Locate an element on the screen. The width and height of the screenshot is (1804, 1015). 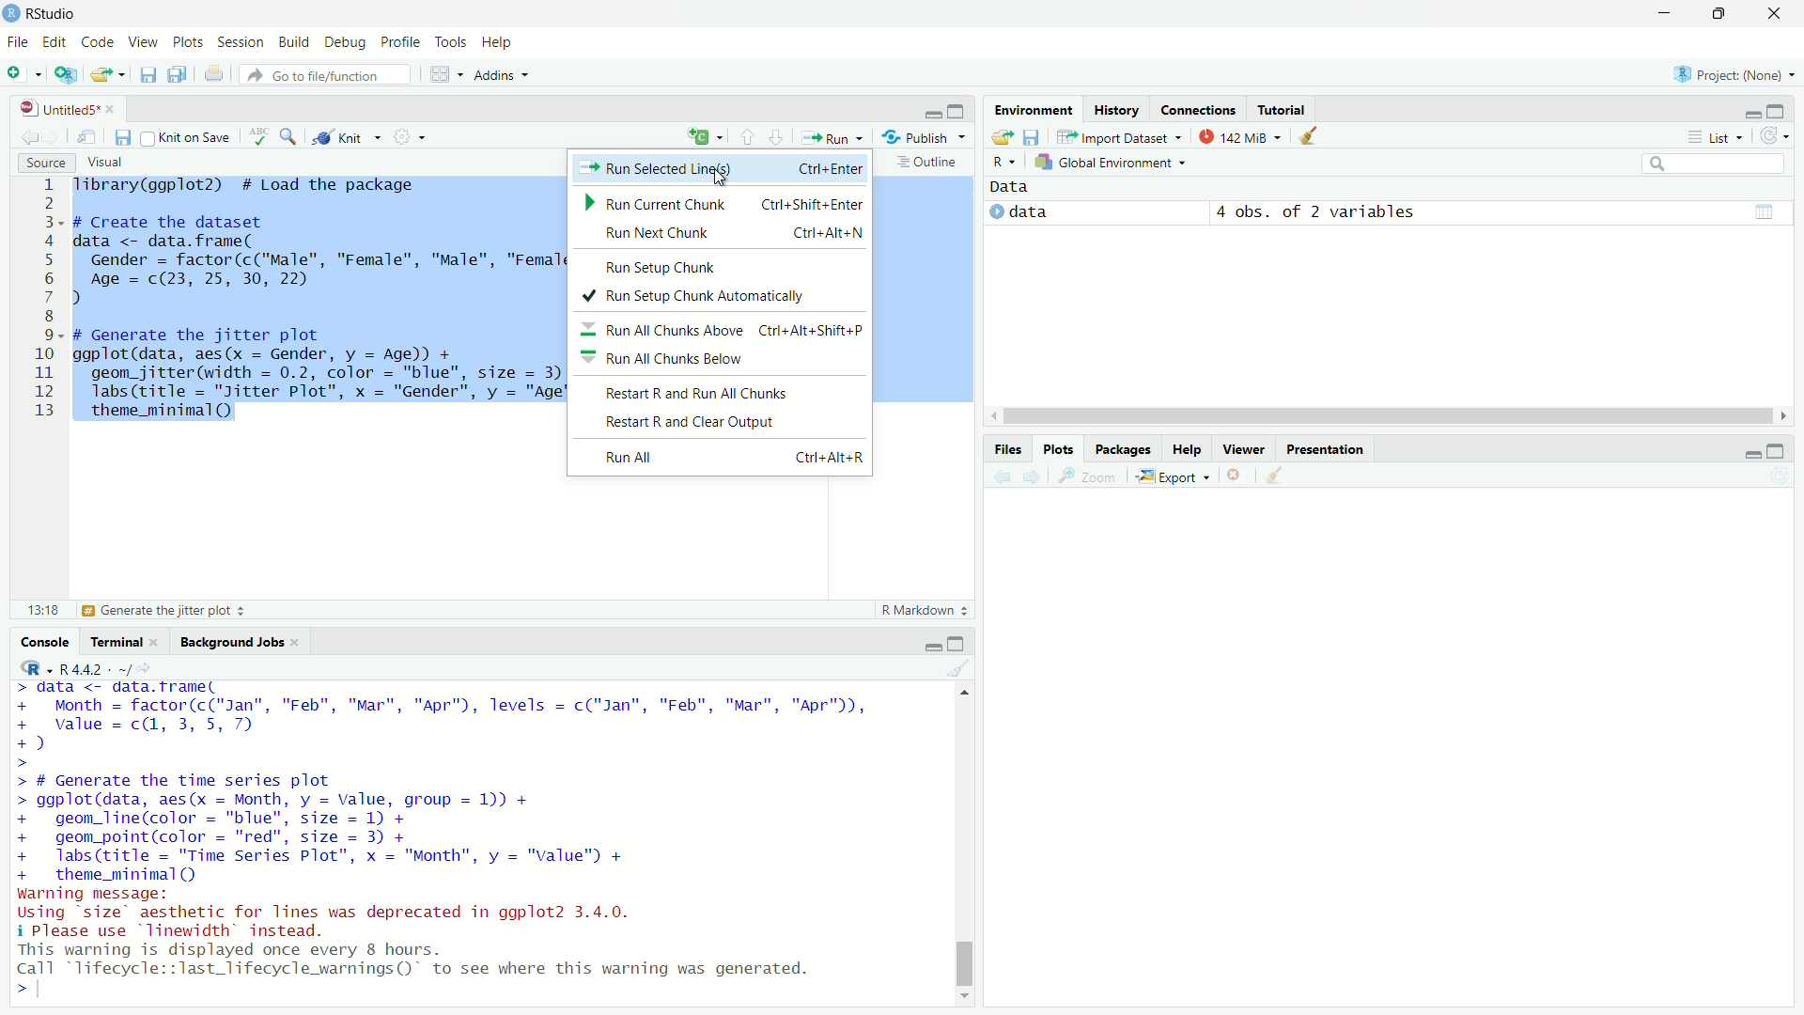
typing cursor is located at coordinates (54, 995).